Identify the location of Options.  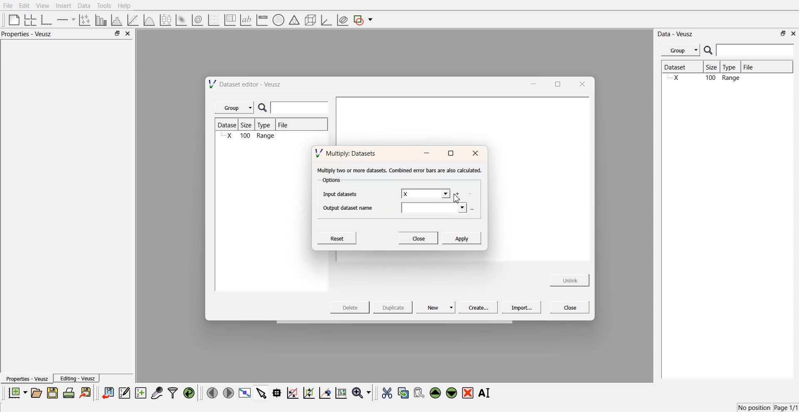
(330, 181).